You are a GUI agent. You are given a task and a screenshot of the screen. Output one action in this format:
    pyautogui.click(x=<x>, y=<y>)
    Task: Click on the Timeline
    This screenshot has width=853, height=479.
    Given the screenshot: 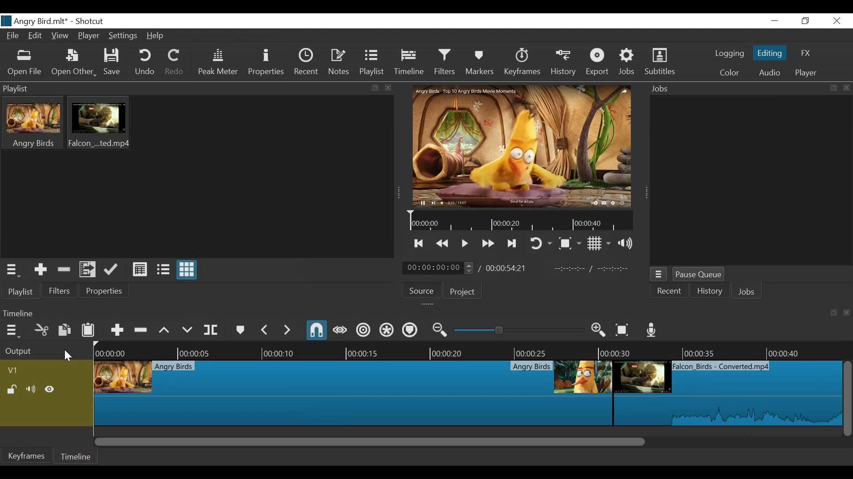 What is the action you would take?
    pyautogui.click(x=76, y=456)
    